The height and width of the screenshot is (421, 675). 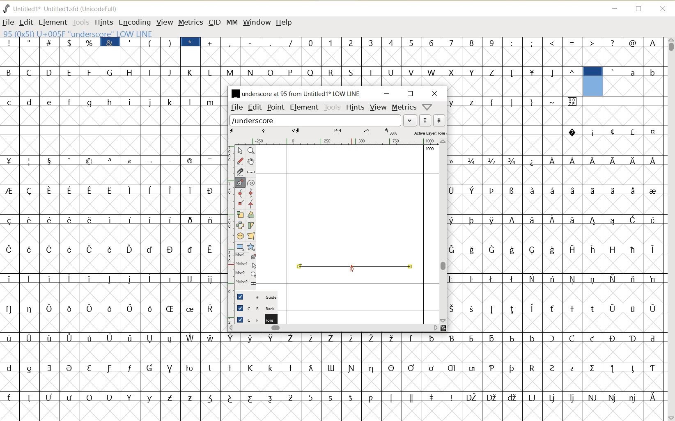 I want to click on rectangle or ellipse, so click(x=241, y=247).